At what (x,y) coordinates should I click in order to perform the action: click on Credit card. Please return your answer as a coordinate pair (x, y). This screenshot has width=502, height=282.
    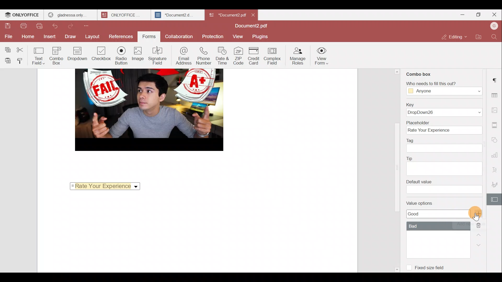
    Looking at the image, I should click on (254, 56).